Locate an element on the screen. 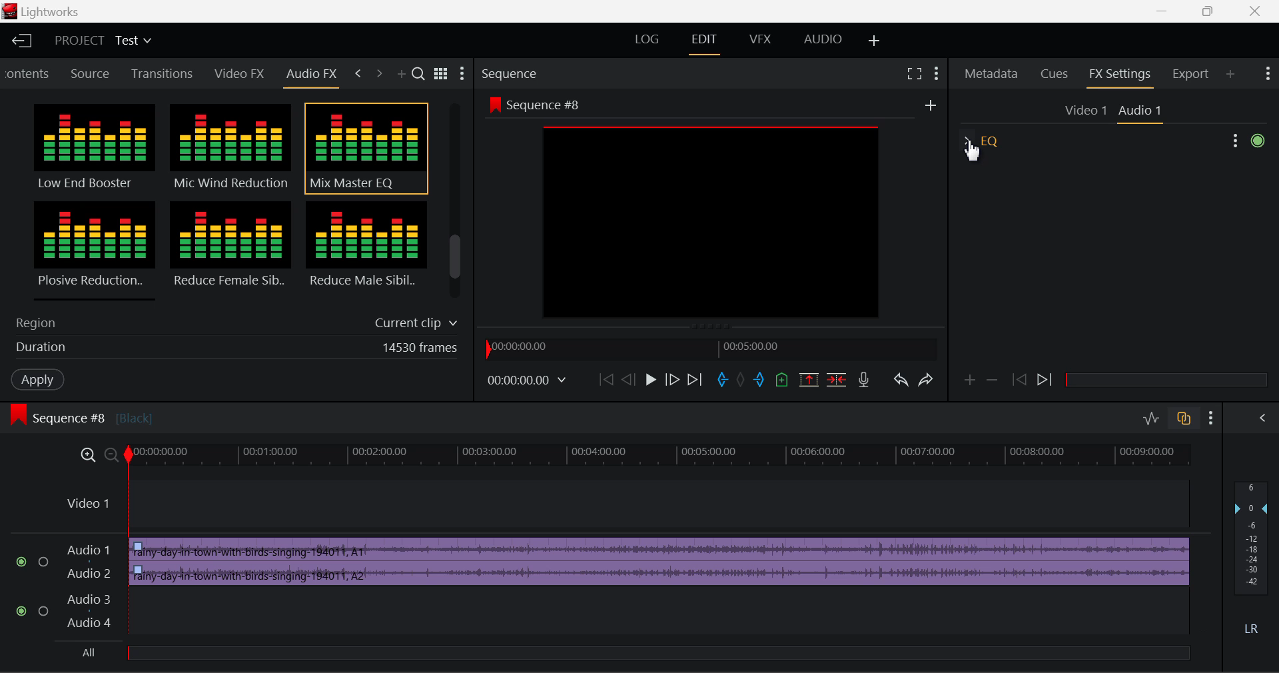 The height and width of the screenshot is (673, 1279). Delete/Cut is located at coordinates (839, 380).